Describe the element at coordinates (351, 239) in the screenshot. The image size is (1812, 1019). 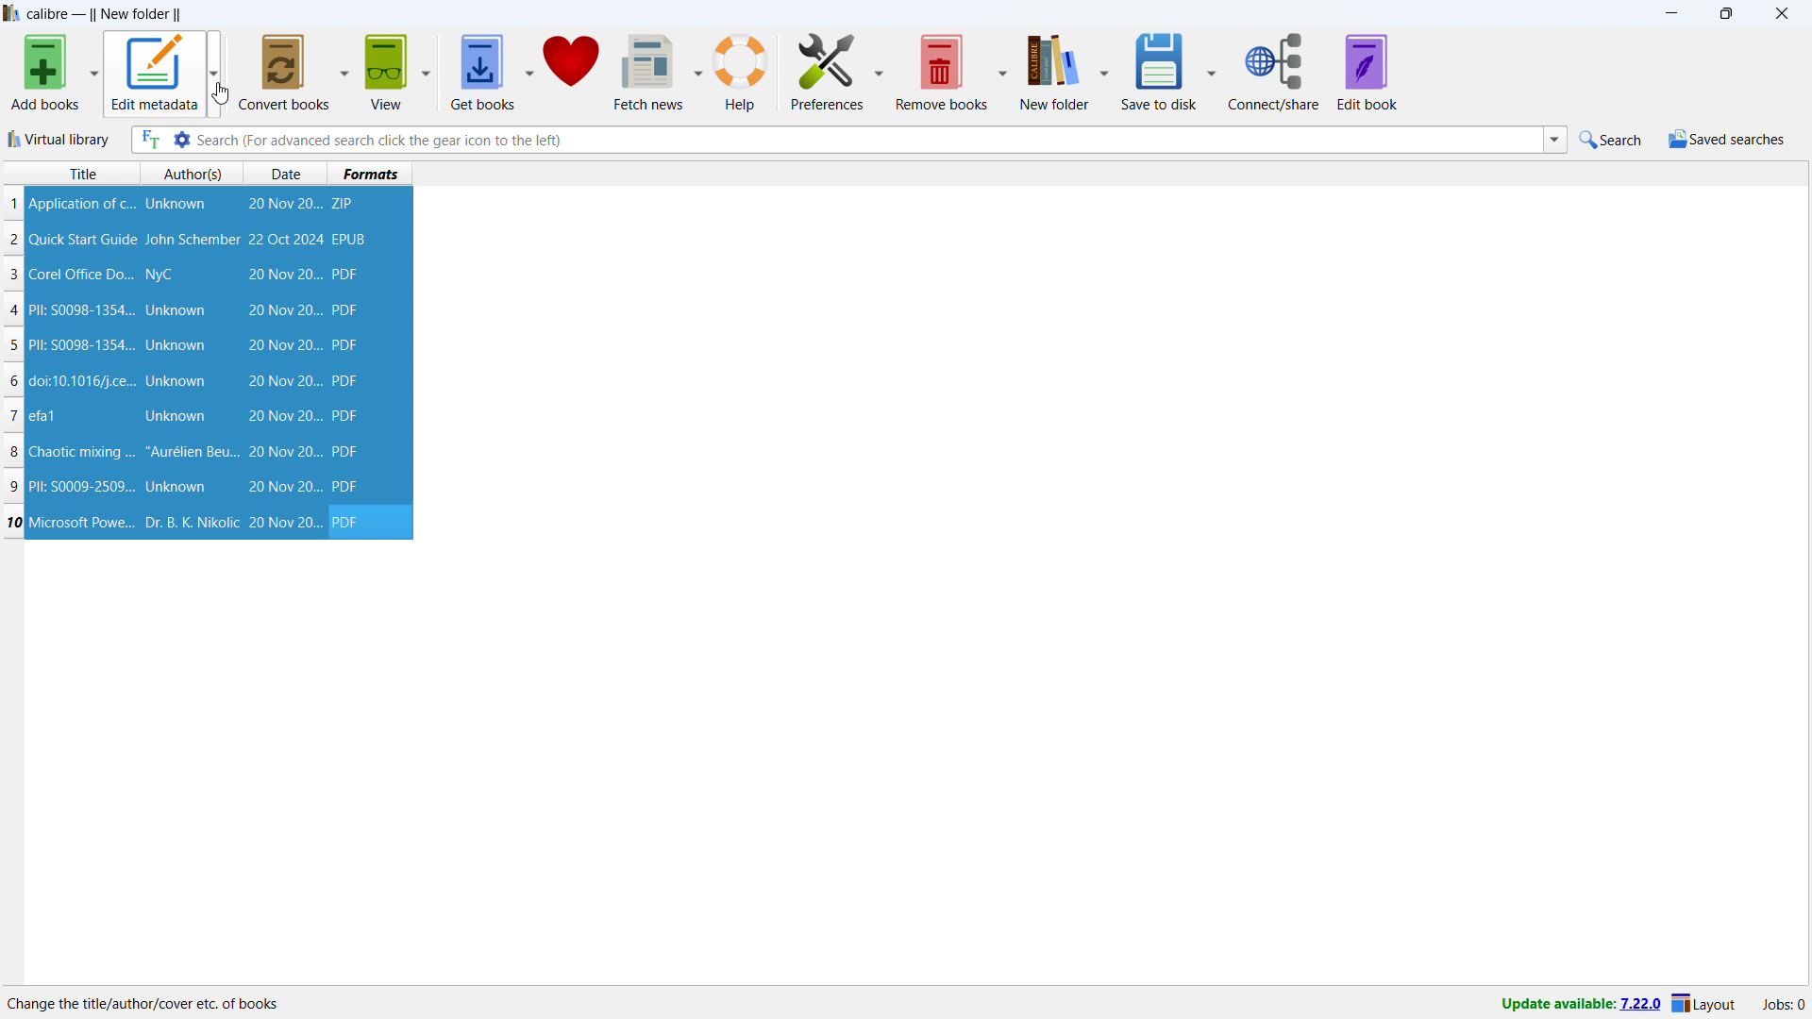
I see `EPUB` at that location.